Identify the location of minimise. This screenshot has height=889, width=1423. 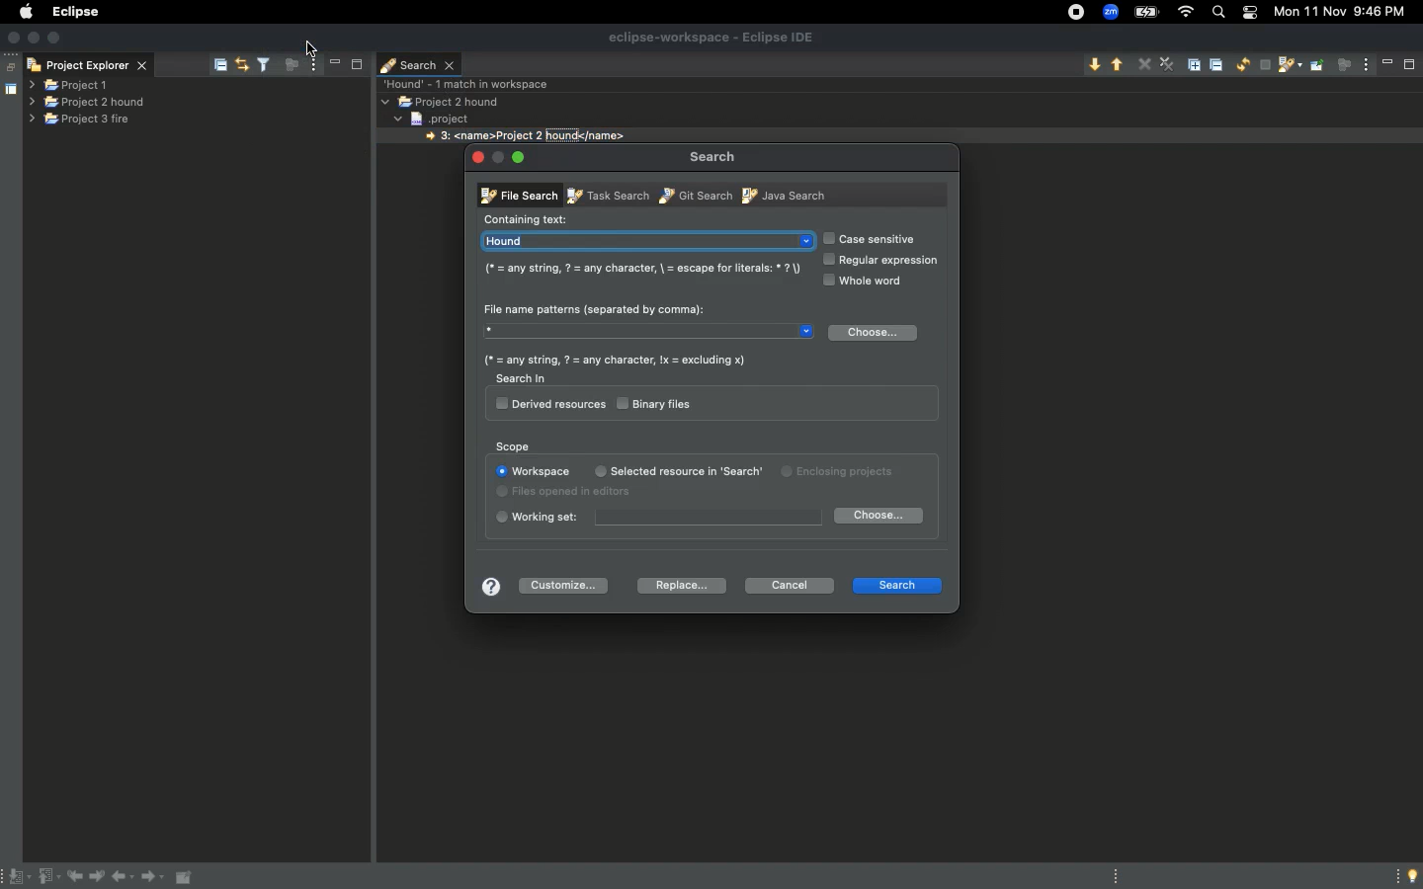
(498, 156).